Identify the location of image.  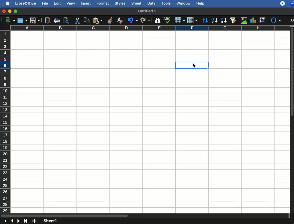
(244, 20).